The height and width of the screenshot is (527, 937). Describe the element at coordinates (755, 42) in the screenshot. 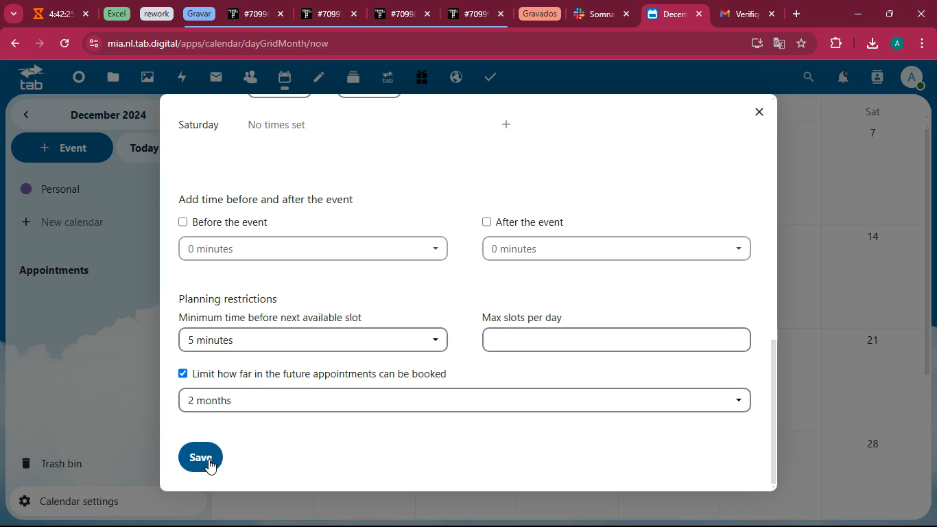

I see `desktop` at that location.